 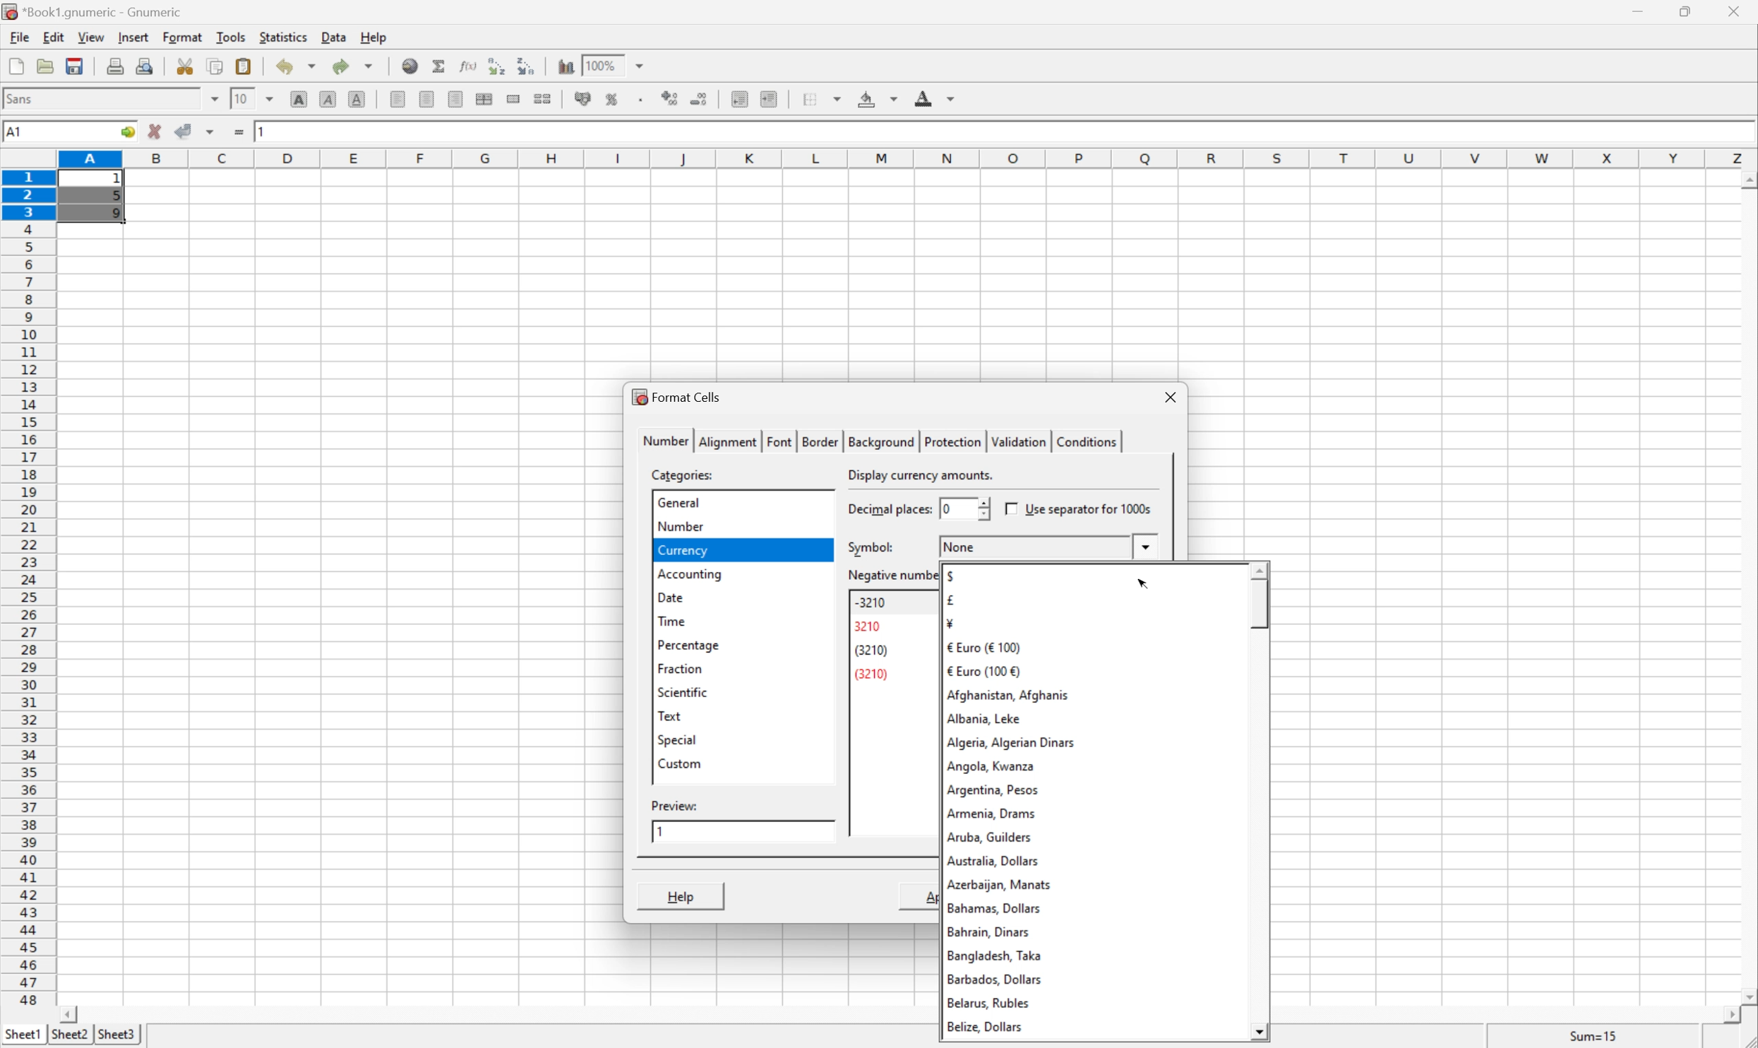 What do you see at coordinates (128, 133) in the screenshot?
I see `go to` at bounding box center [128, 133].